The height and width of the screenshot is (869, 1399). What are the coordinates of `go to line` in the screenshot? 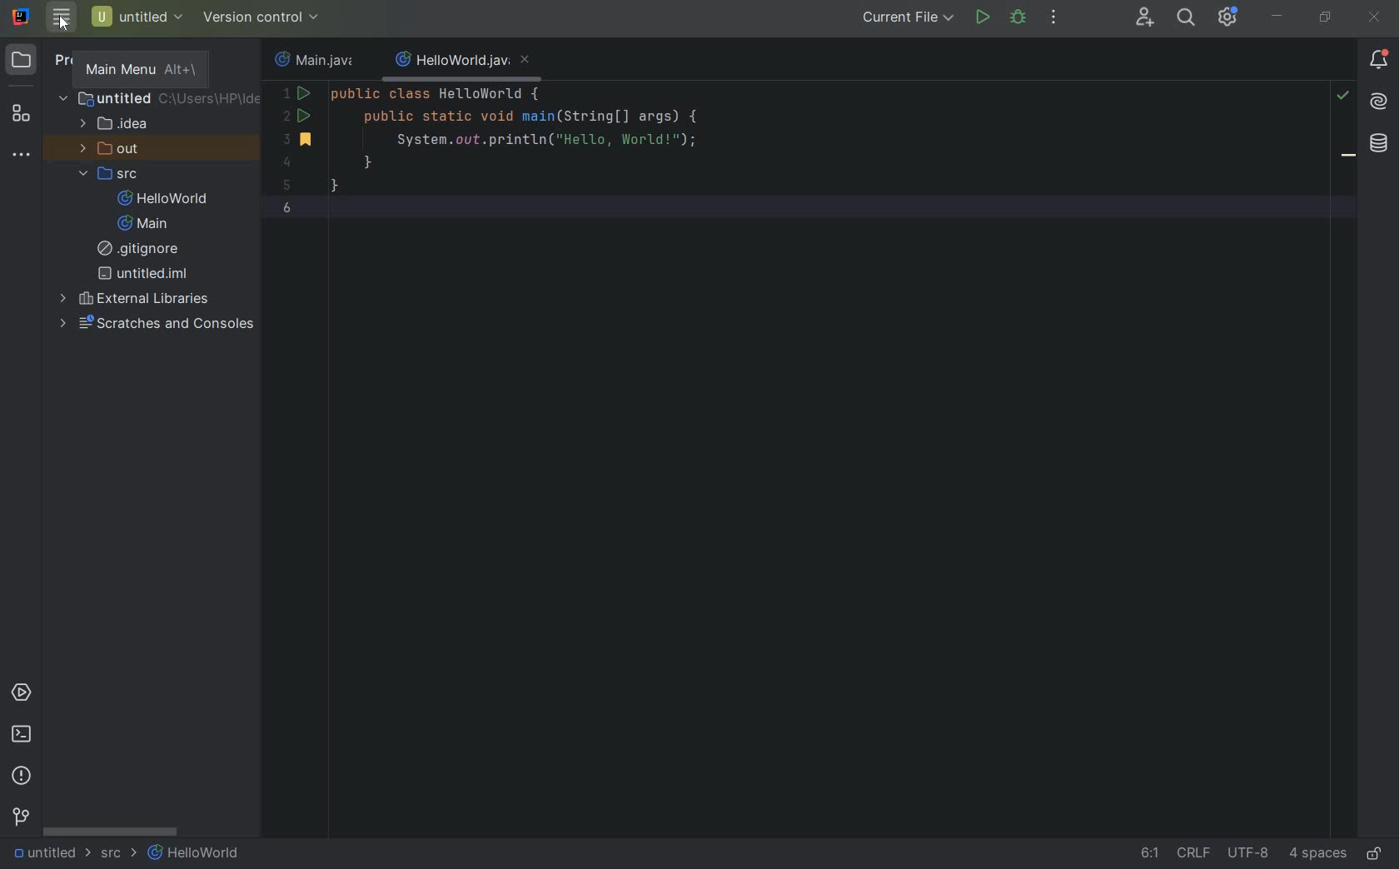 It's located at (1149, 853).